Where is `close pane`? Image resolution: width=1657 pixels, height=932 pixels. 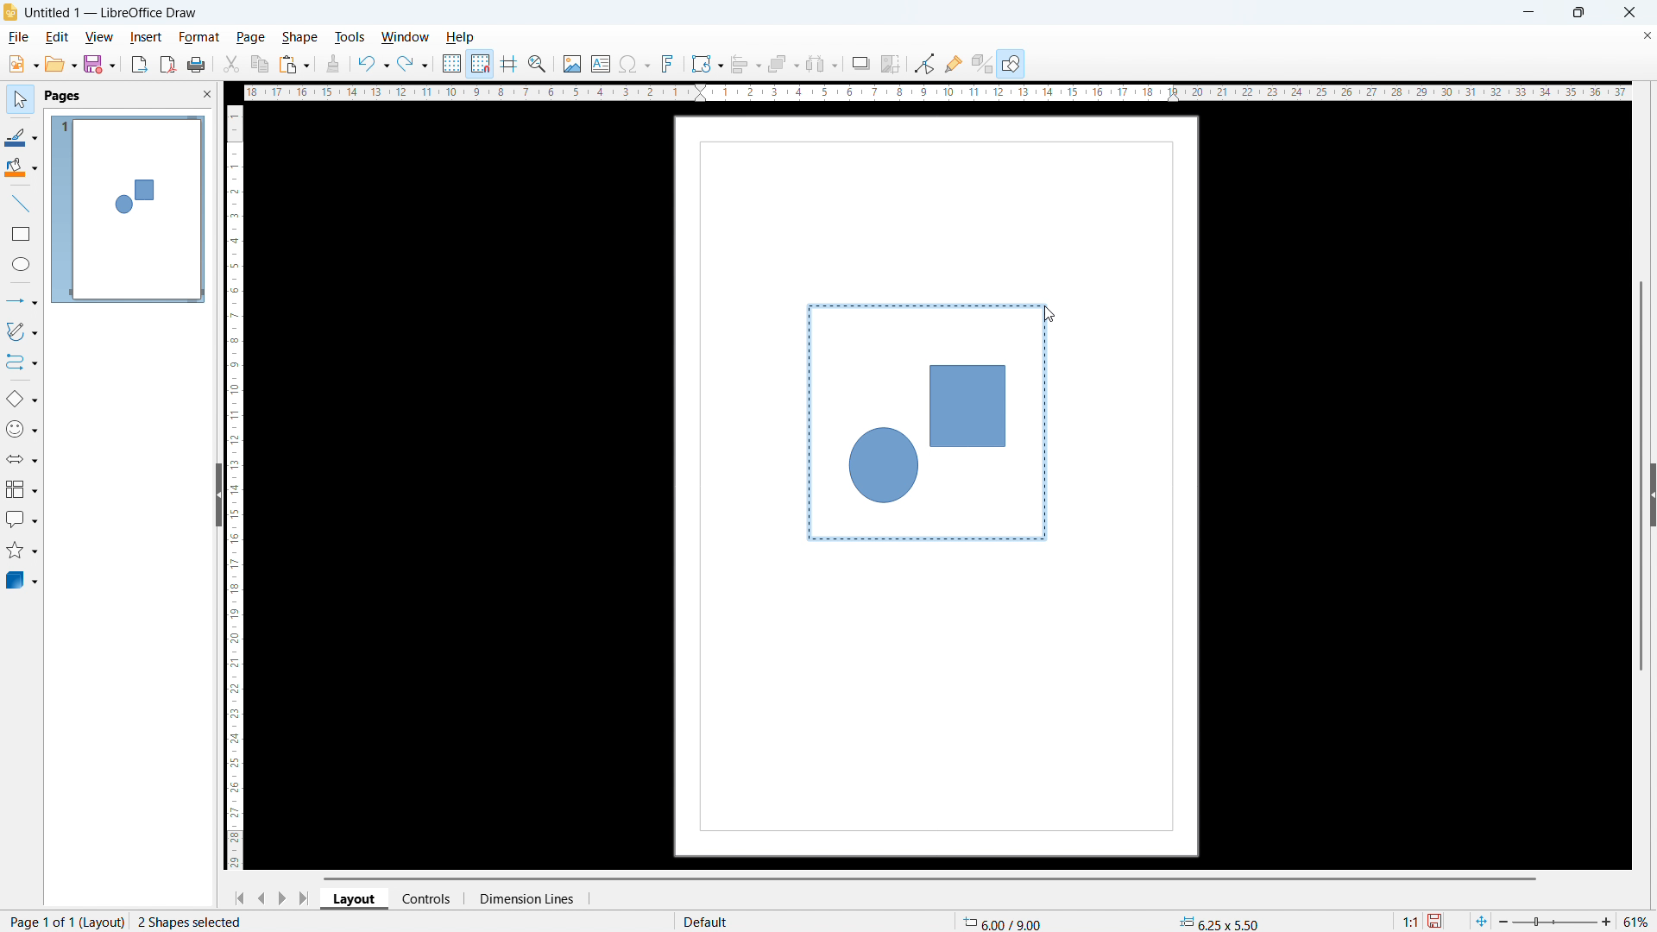 close pane is located at coordinates (206, 95).